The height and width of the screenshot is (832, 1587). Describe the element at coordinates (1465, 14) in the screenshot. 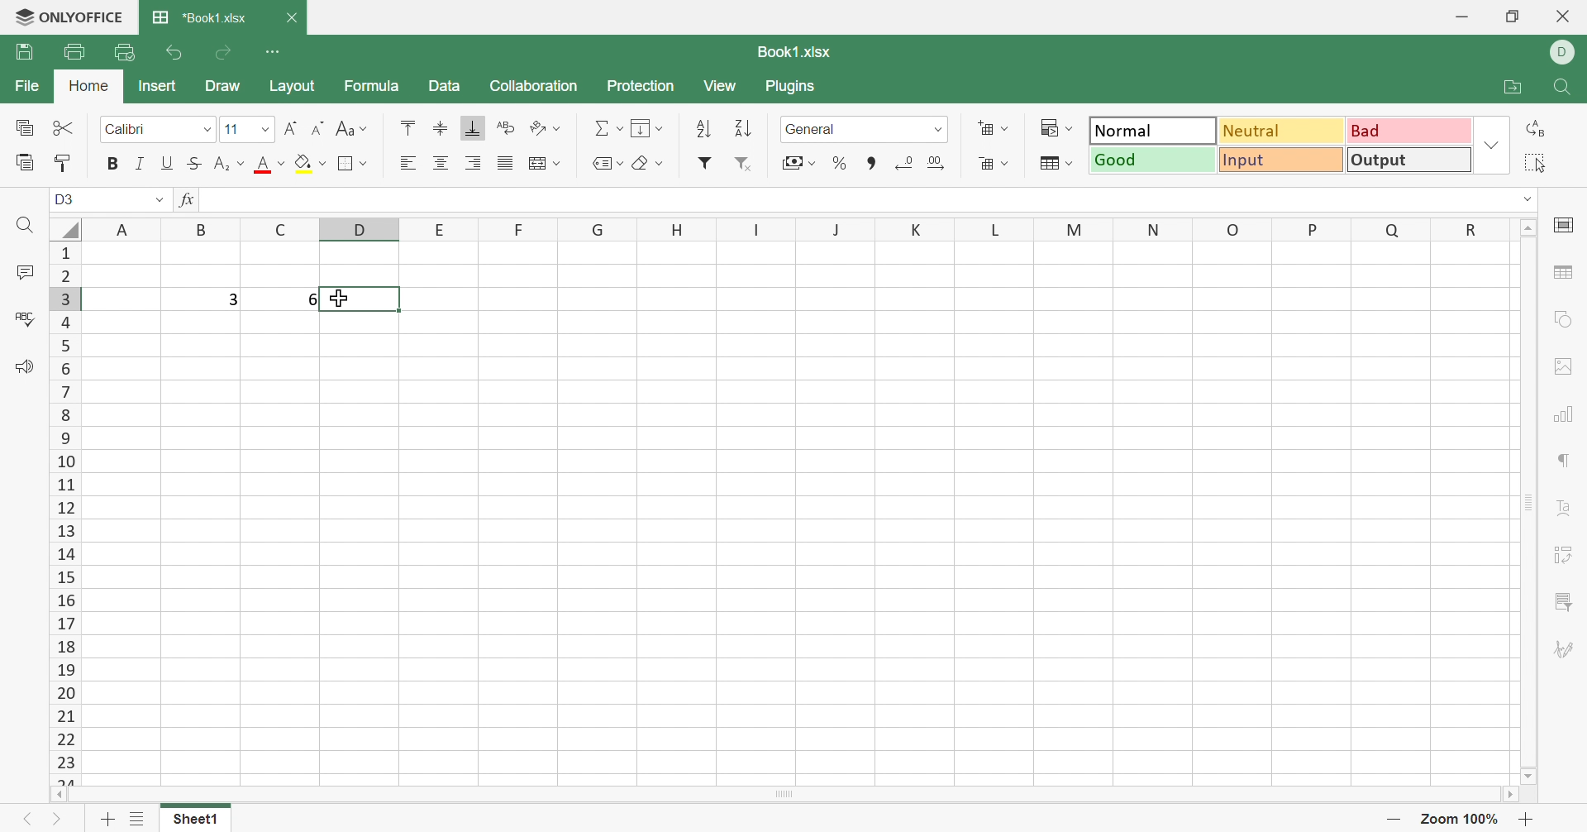

I see `Minimize` at that location.